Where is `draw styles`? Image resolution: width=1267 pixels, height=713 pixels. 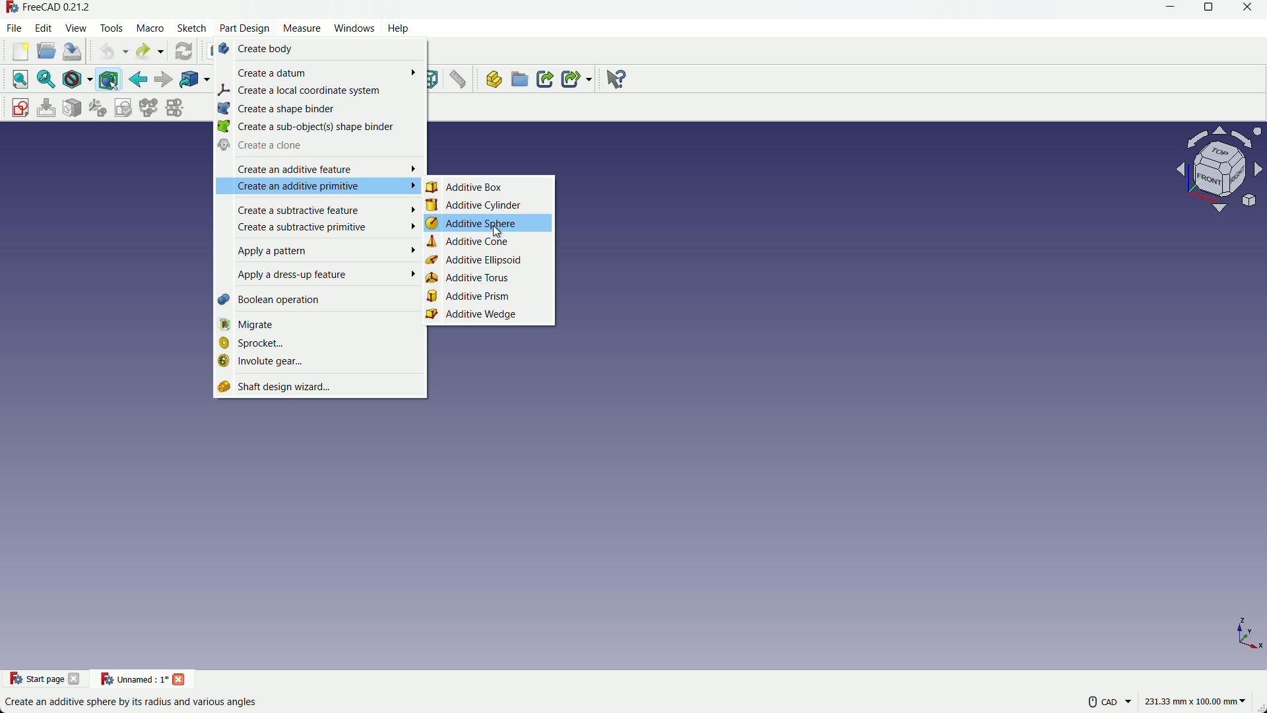
draw styles is located at coordinates (73, 80).